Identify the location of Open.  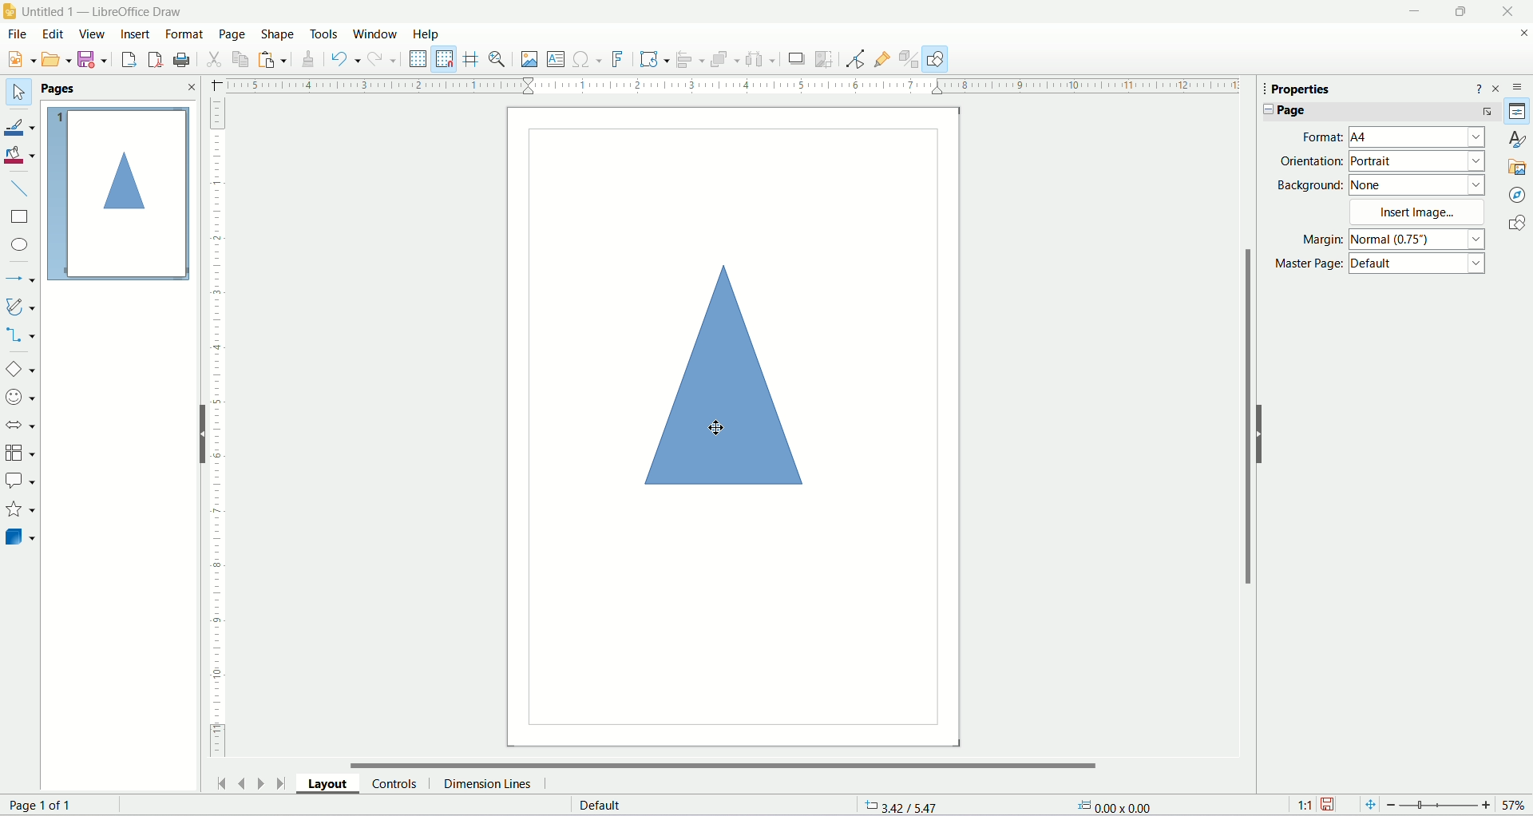
(54, 58).